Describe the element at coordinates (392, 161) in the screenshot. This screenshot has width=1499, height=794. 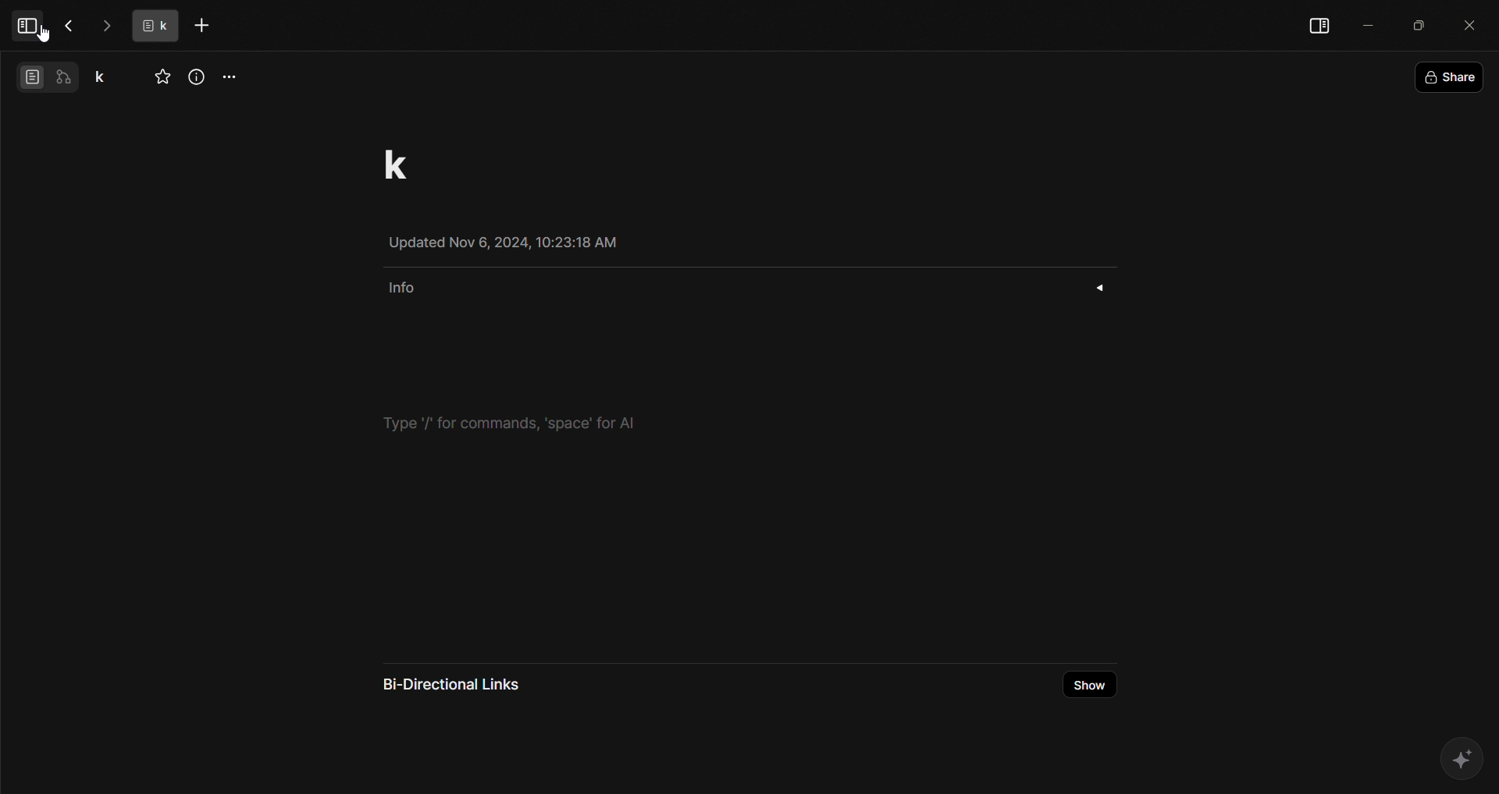
I see `project title` at that location.